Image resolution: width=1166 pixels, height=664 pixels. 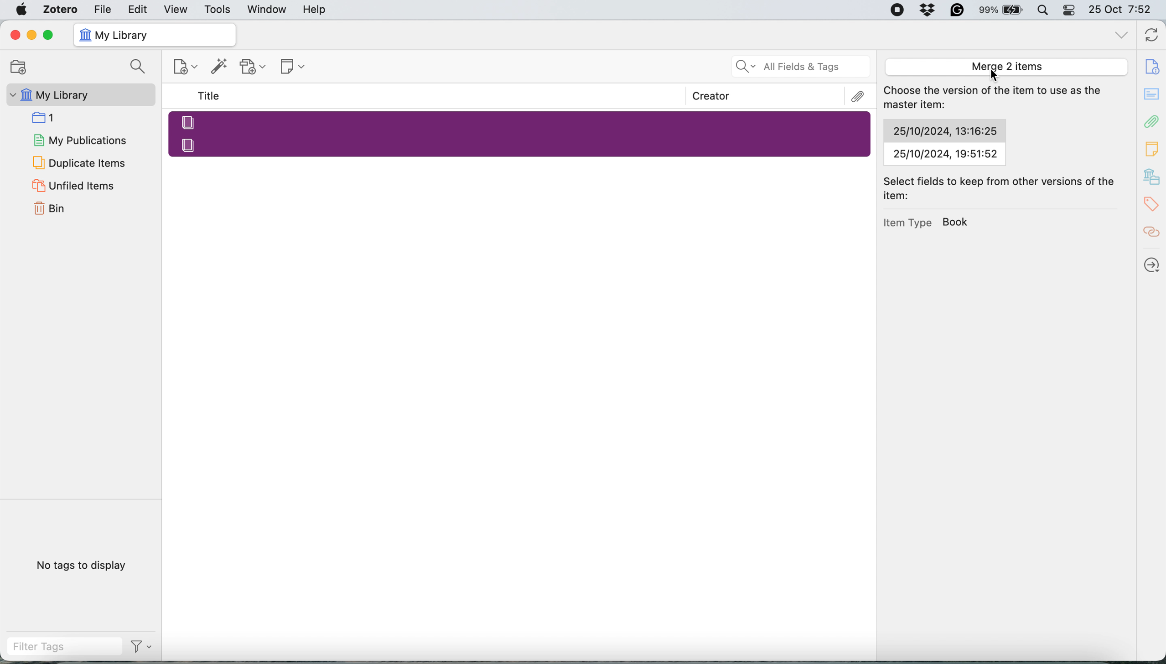 I want to click on Edit, so click(x=139, y=9).